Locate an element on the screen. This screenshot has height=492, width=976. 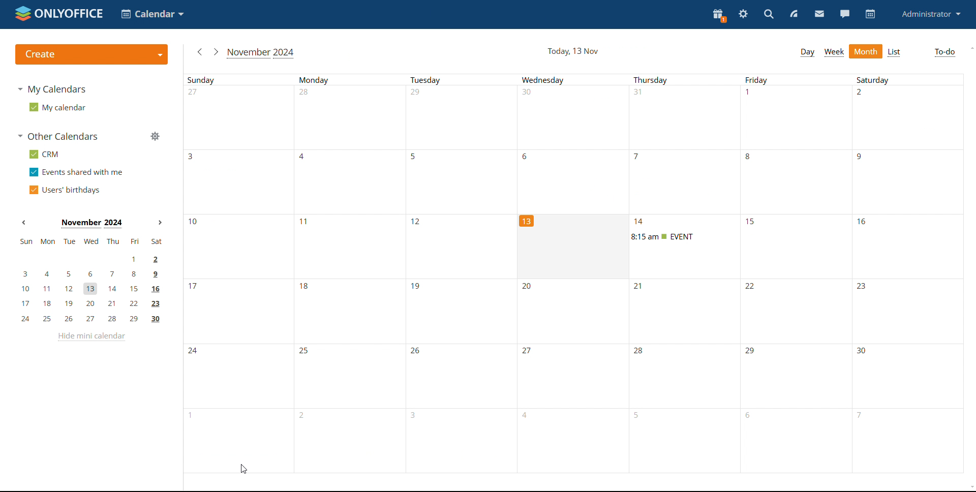
upcoming event is located at coordinates (663, 236).